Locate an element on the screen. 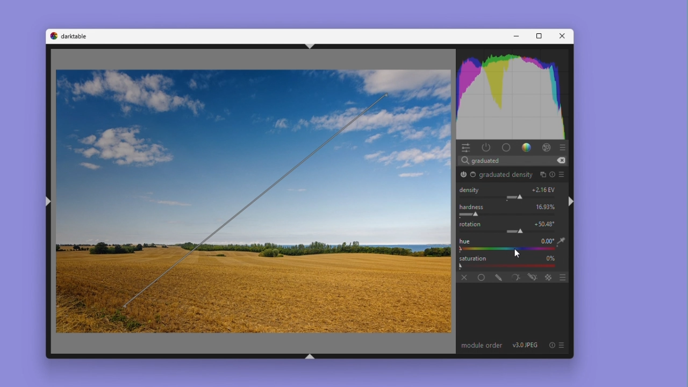 This screenshot has height=387, width=688. darktable logo is located at coordinates (53, 36).